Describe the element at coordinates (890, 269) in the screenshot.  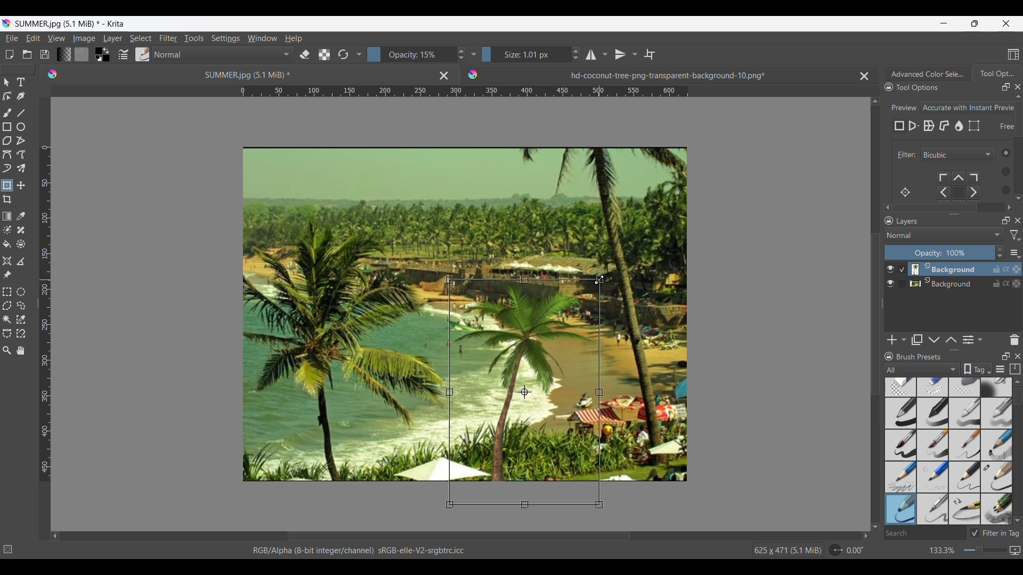
I see `Show/Hide layer` at that location.